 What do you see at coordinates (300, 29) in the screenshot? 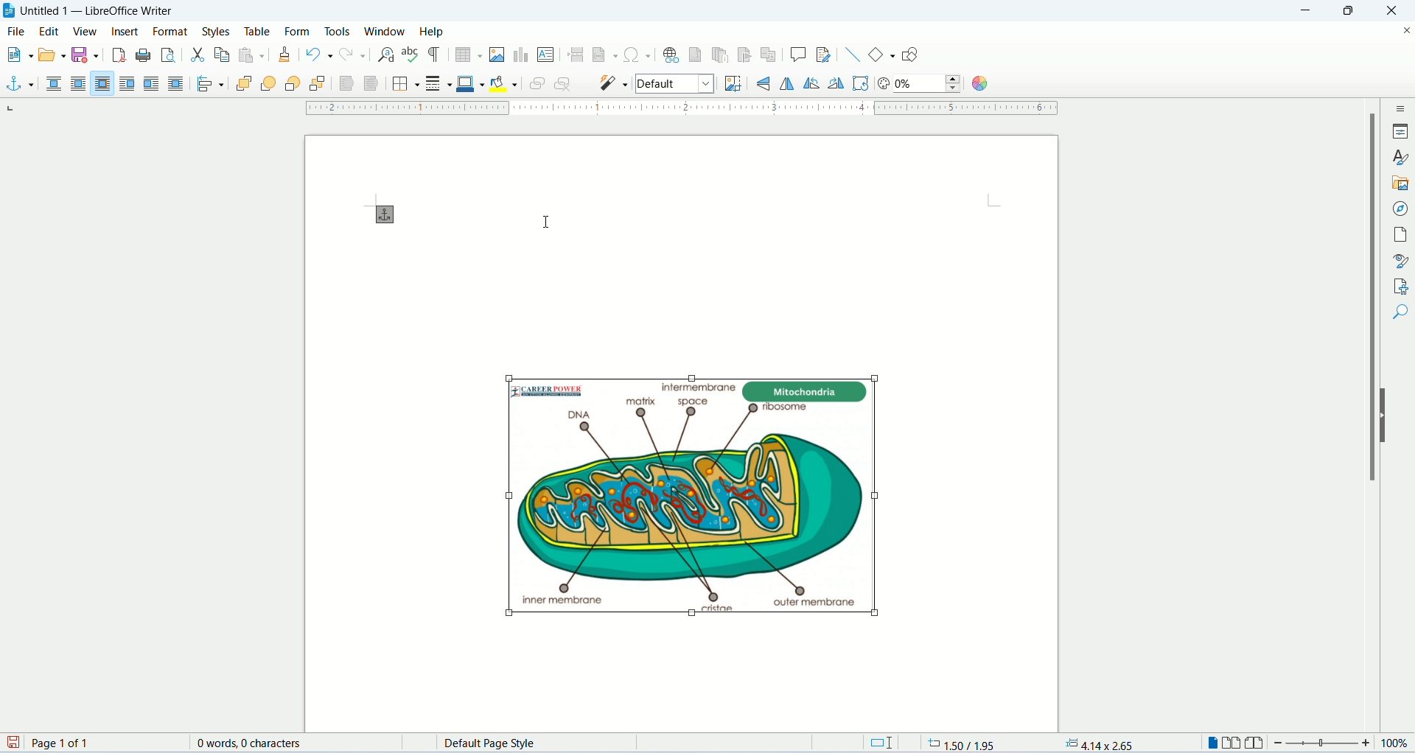
I see `form` at bounding box center [300, 29].